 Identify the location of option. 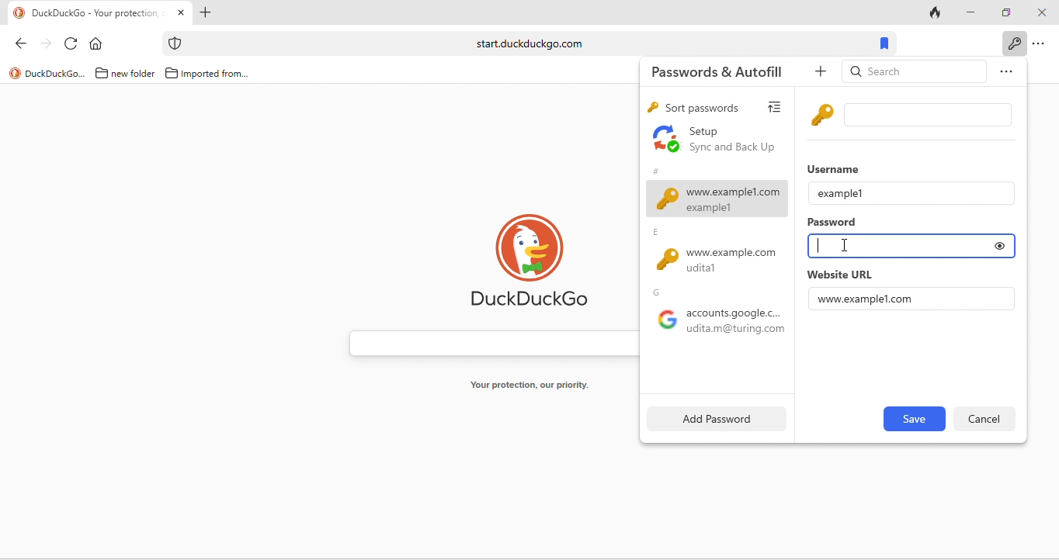
(1040, 44).